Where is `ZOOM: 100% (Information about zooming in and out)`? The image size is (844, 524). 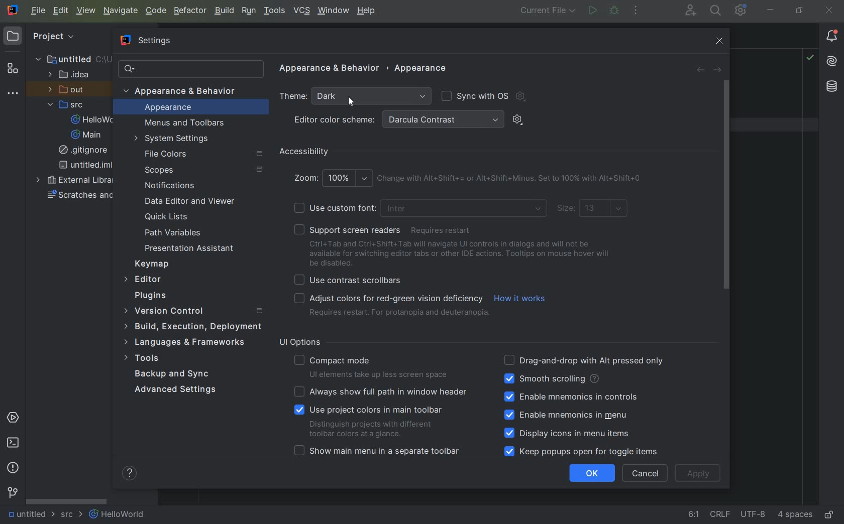 ZOOM: 100% (Information about zooming in and out) is located at coordinates (471, 178).